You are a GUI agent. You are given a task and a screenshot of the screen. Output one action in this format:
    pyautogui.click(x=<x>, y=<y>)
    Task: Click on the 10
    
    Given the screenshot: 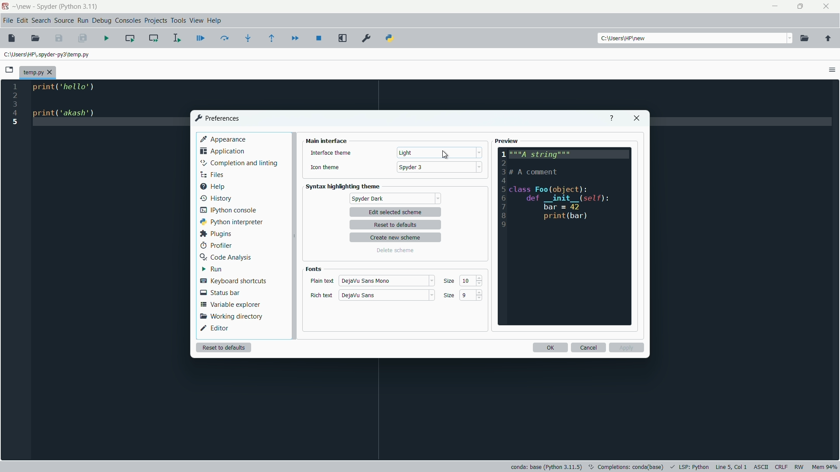 What is the action you would take?
    pyautogui.click(x=468, y=281)
    